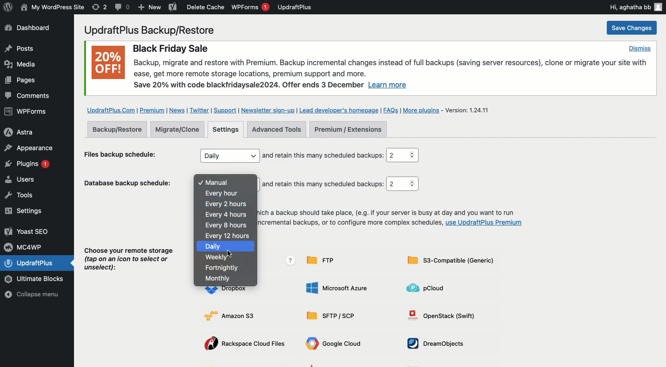 This screenshot has height=367, width=666. I want to click on Files backup schedule, so click(124, 153).